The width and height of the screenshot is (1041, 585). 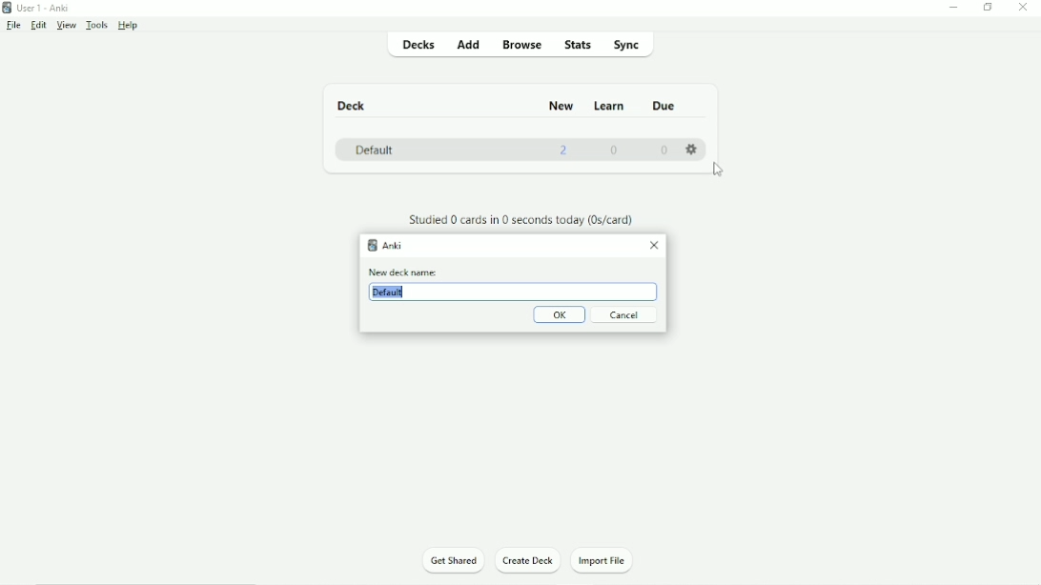 What do you see at coordinates (523, 44) in the screenshot?
I see `Browse` at bounding box center [523, 44].